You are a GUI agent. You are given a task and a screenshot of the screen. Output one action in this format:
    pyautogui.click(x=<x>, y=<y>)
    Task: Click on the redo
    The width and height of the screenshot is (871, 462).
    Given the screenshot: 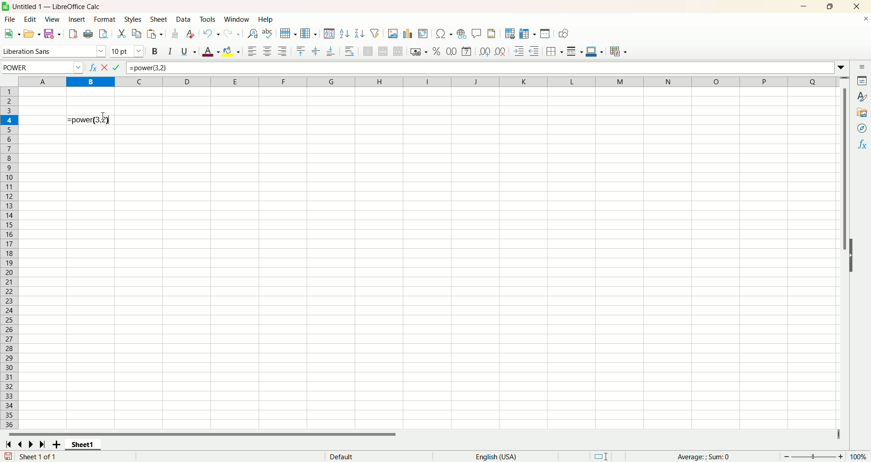 What is the action you would take?
    pyautogui.click(x=233, y=34)
    